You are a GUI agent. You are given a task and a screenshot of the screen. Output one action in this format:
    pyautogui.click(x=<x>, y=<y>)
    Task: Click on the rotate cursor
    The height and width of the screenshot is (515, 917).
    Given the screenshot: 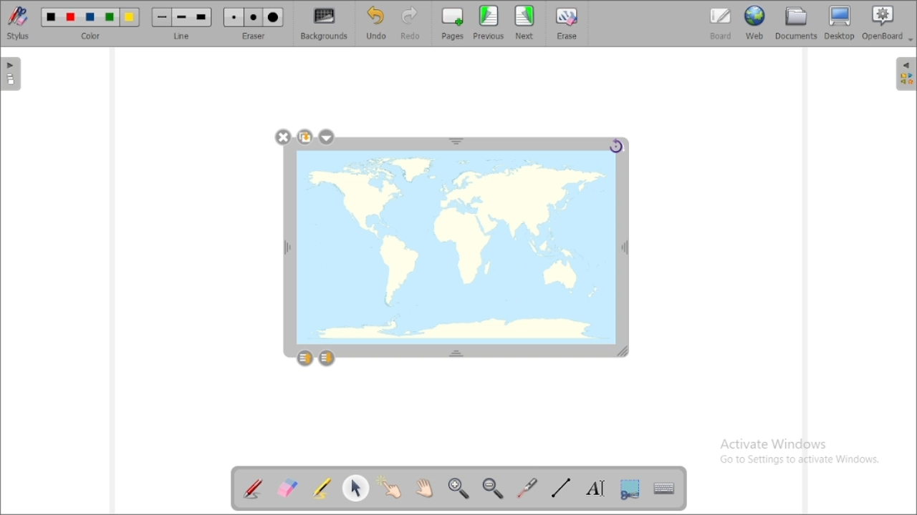 What is the action you would take?
    pyautogui.click(x=618, y=147)
    